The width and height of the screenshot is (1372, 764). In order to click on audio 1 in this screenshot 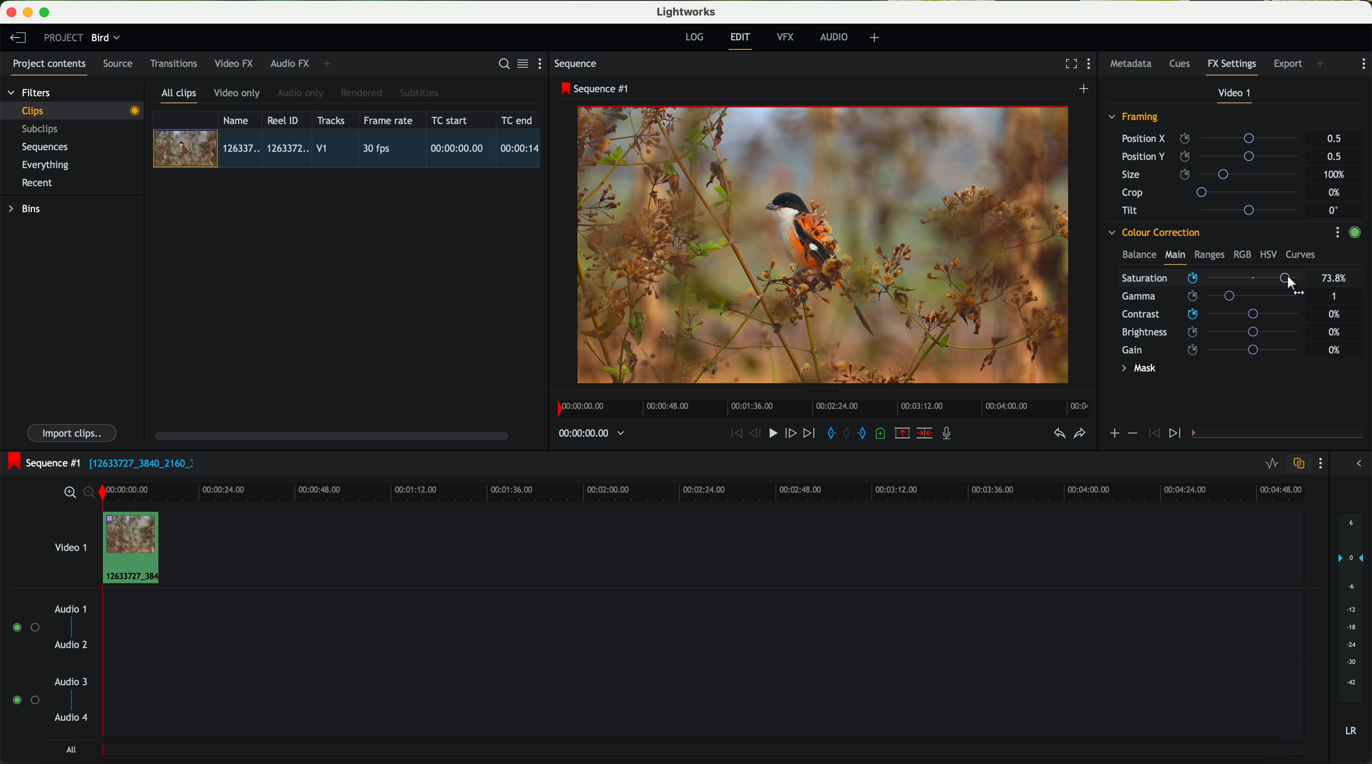, I will do `click(71, 609)`.